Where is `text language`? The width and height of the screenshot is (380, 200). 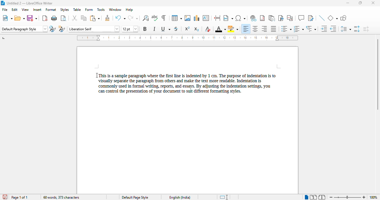 text language is located at coordinates (179, 197).